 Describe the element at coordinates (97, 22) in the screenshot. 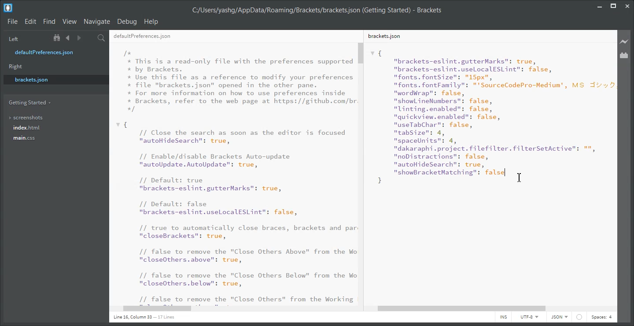

I see `Navigate` at that location.